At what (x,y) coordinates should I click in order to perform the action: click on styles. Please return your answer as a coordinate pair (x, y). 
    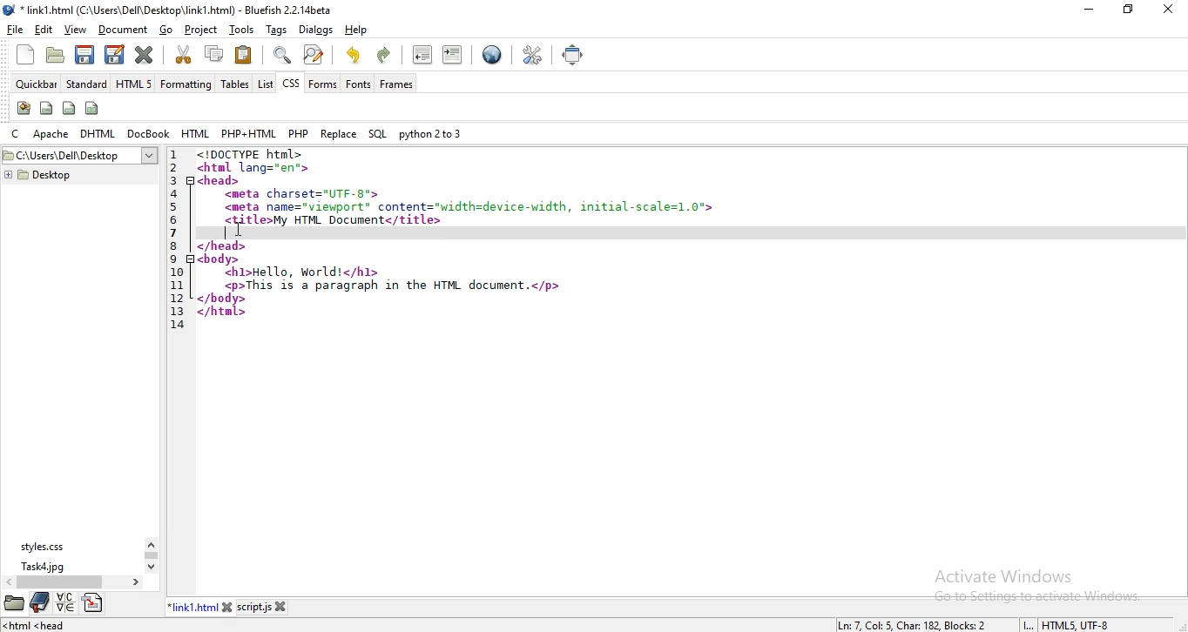
    Looking at the image, I should click on (47, 545).